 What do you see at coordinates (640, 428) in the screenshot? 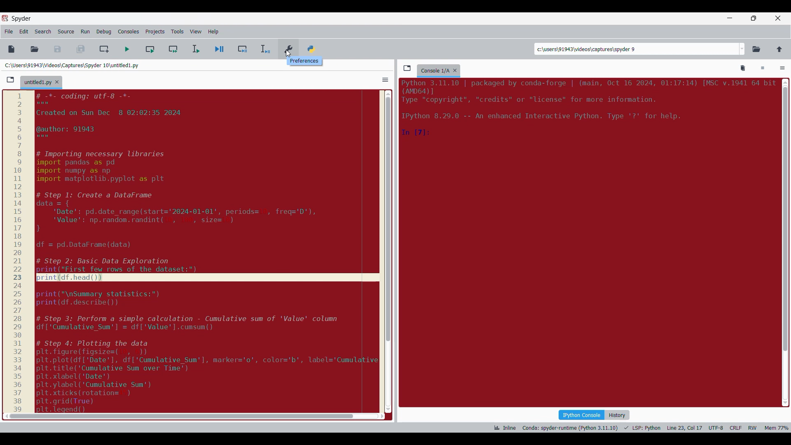
I see `Code details` at bounding box center [640, 428].